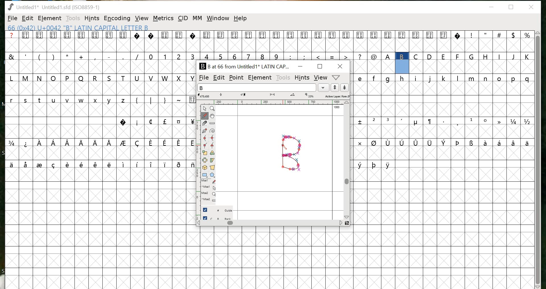  I want to click on 3D rotate, so click(205, 168).